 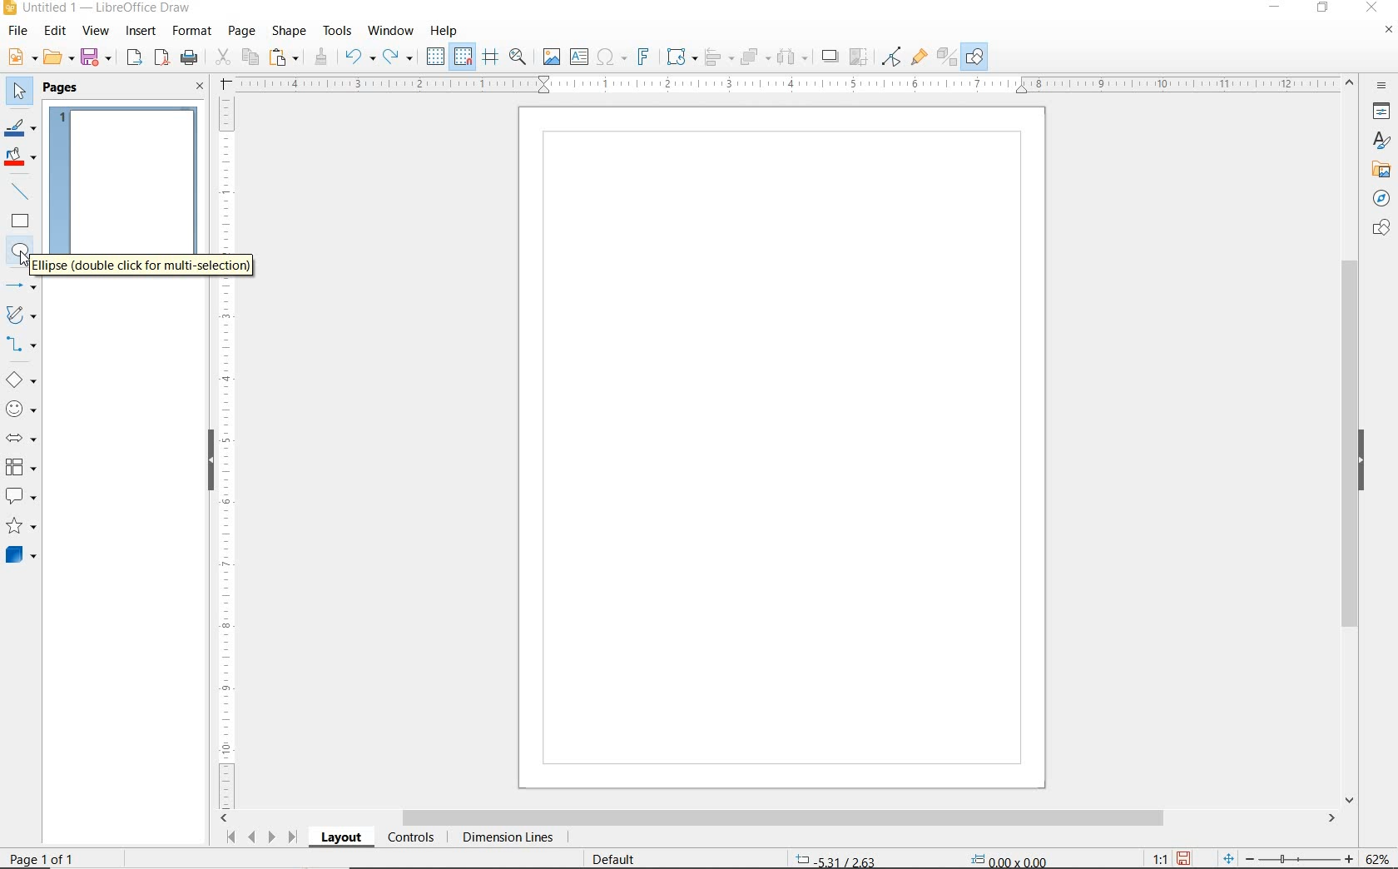 What do you see at coordinates (58, 59) in the screenshot?
I see `OPEN` at bounding box center [58, 59].